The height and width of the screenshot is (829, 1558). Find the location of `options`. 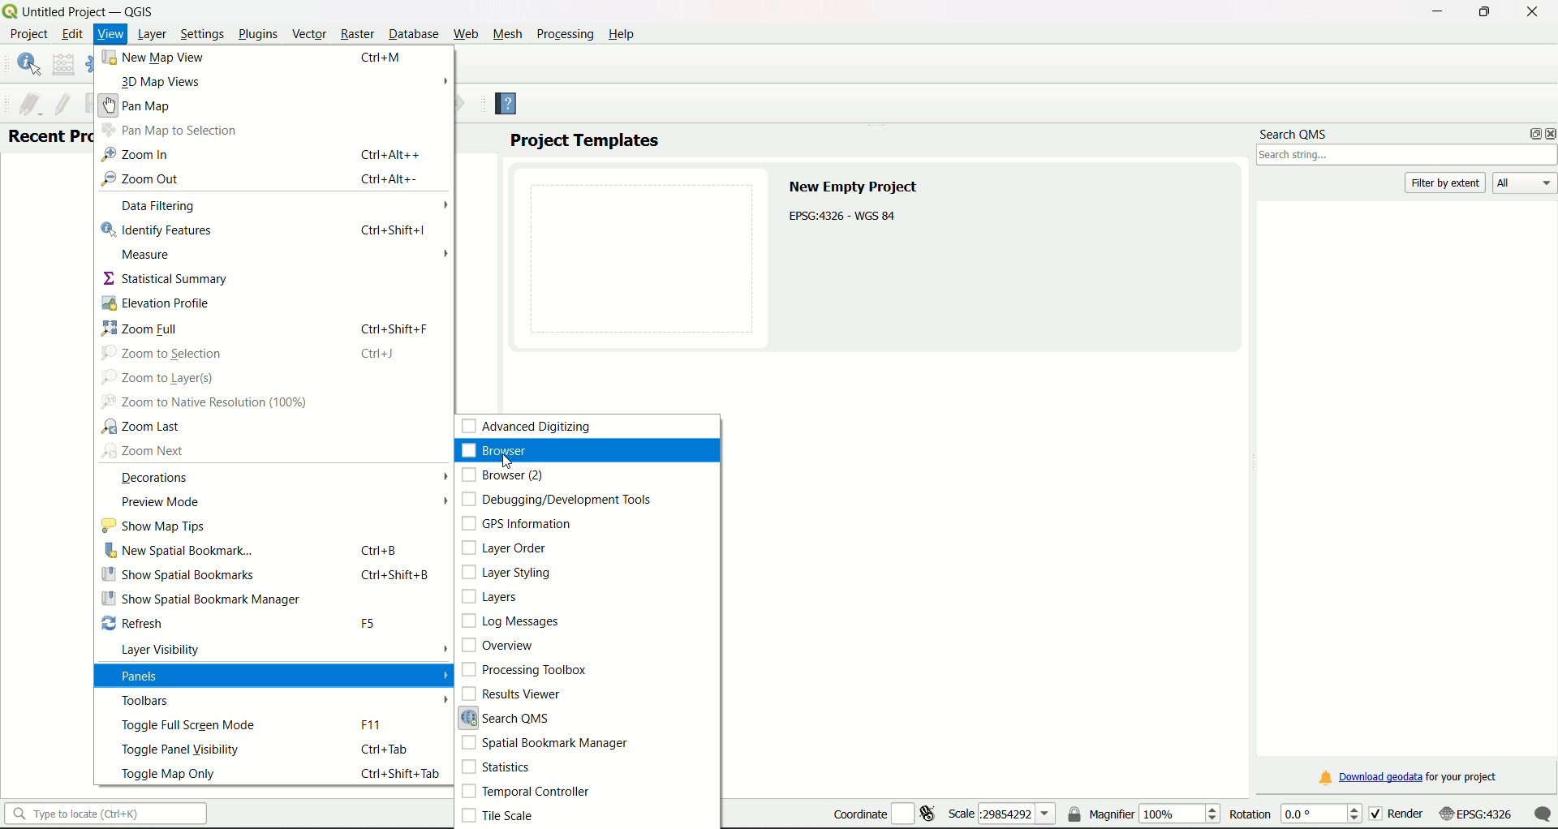

options is located at coordinates (1530, 134).